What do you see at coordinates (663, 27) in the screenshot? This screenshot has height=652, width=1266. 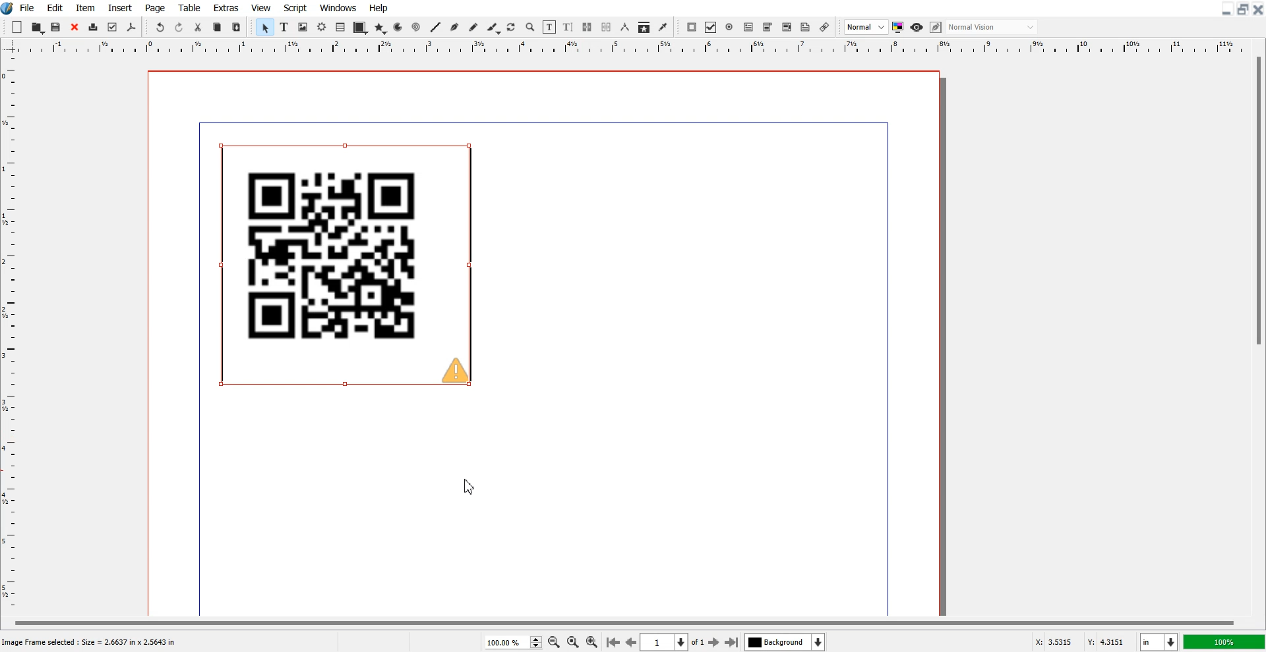 I see `Eye Dropper` at bounding box center [663, 27].